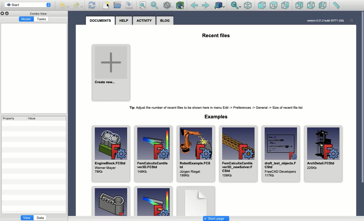  What do you see at coordinates (37, 14) in the screenshot?
I see `Combo view` at bounding box center [37, 14].